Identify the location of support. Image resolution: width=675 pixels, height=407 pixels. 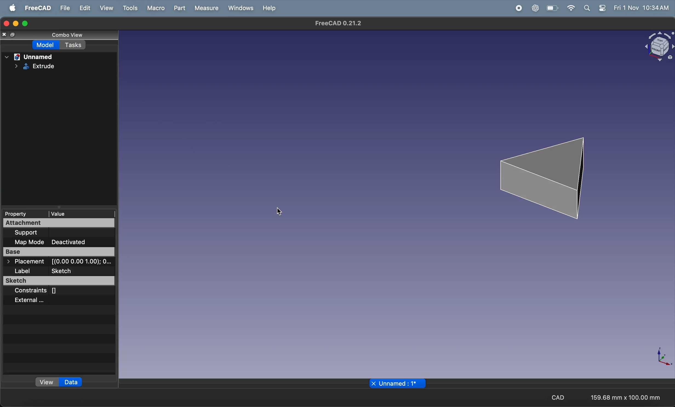
(47, 233).